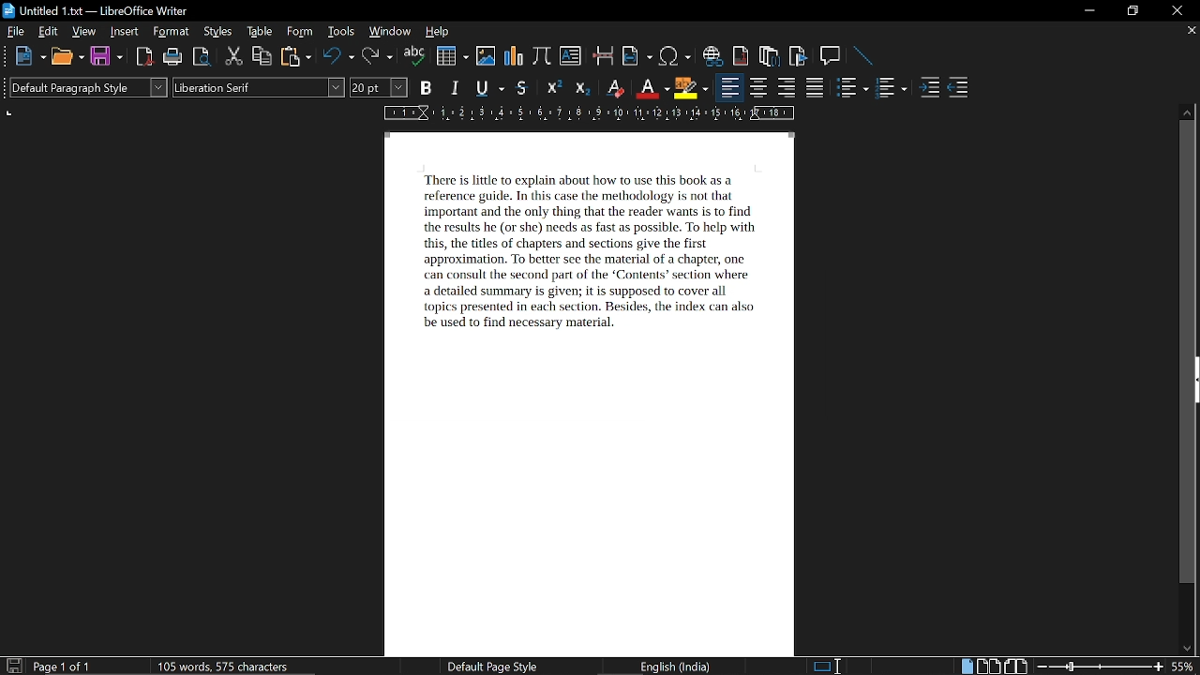  I want to click on new, so click(28, 56).